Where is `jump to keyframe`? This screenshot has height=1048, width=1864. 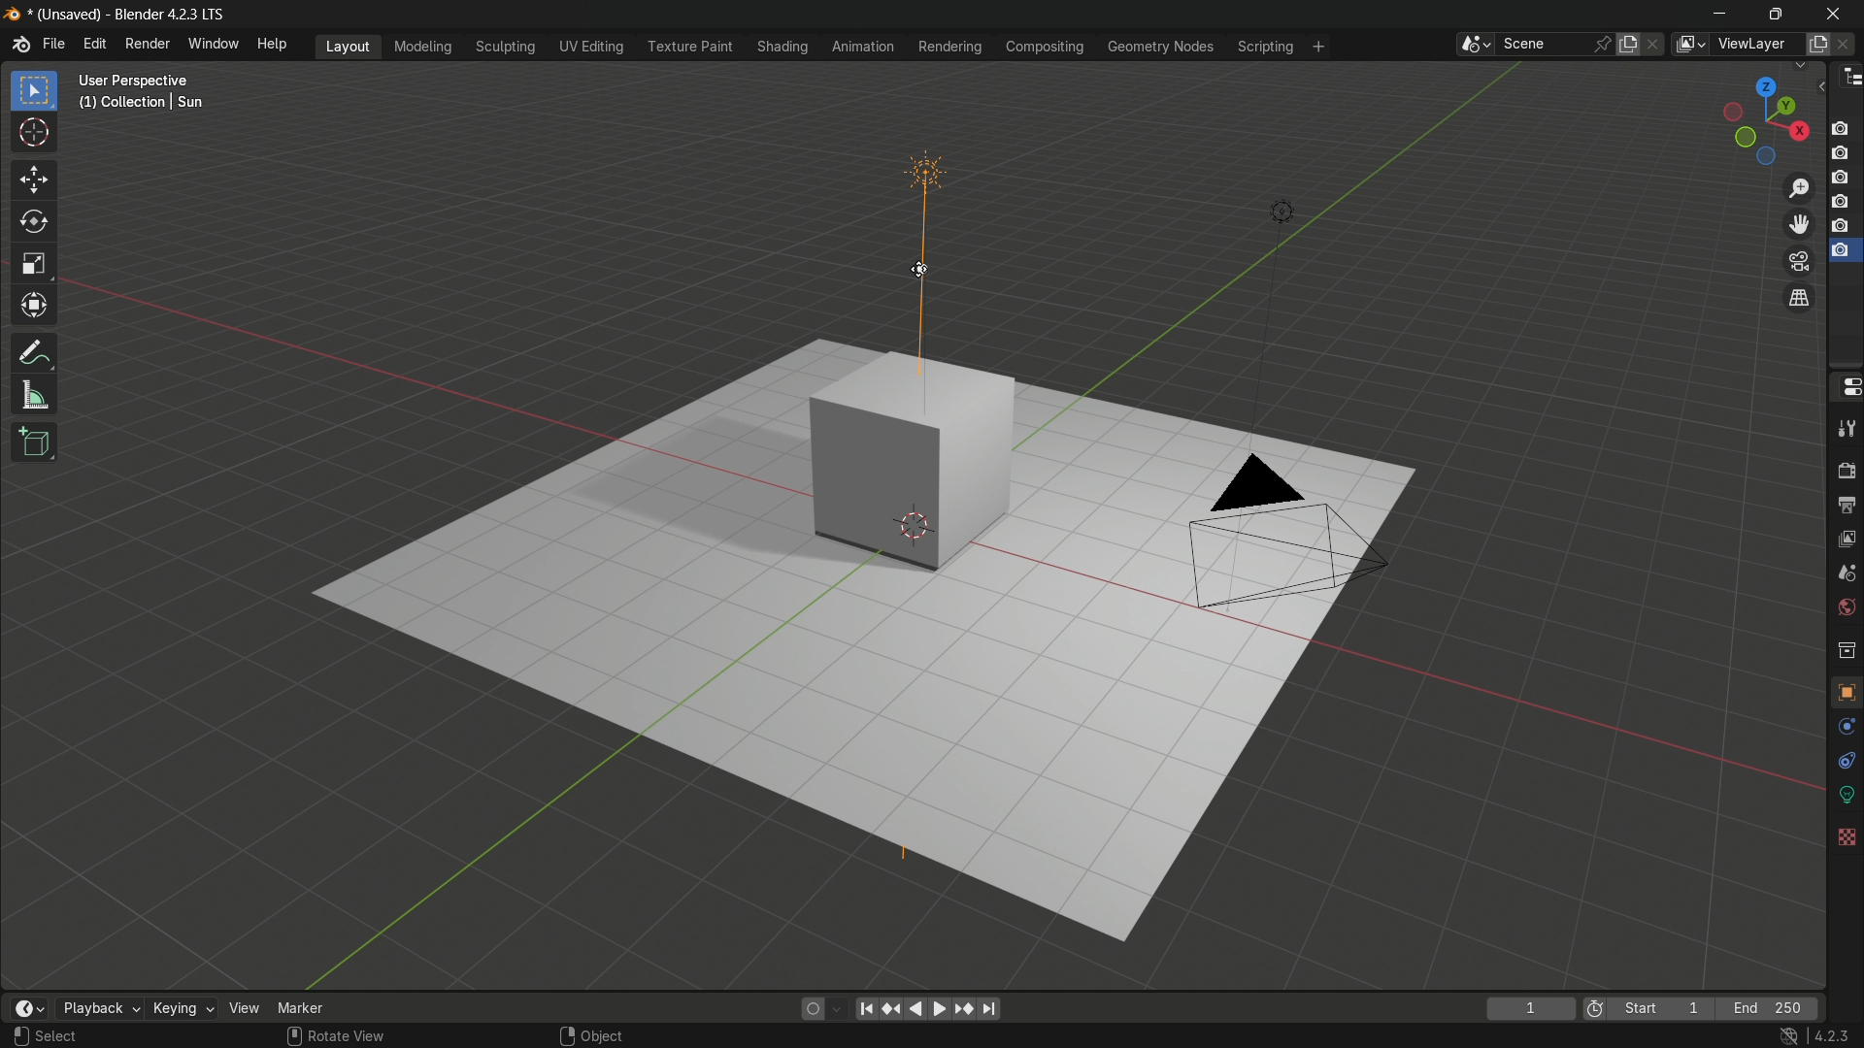 jump to keyframe is located at coordinates (893, 1011).